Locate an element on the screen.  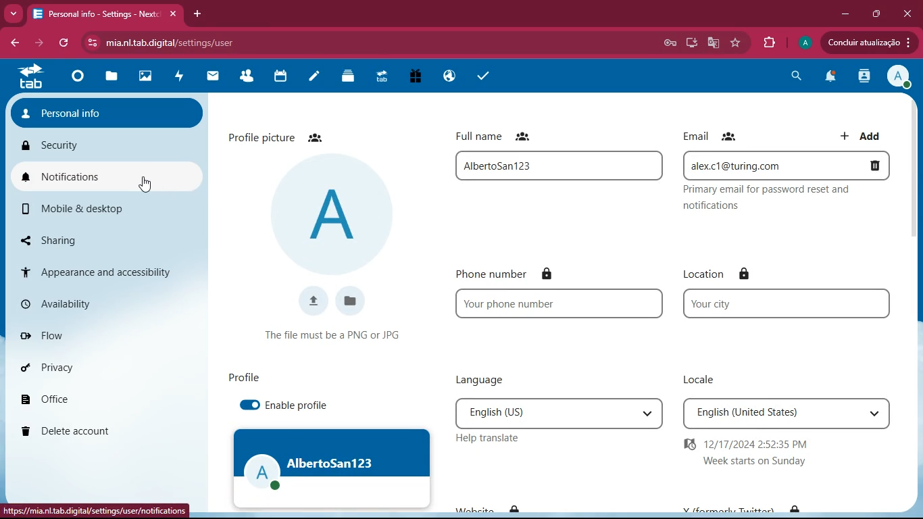
home is located at coordinates (78, 82).